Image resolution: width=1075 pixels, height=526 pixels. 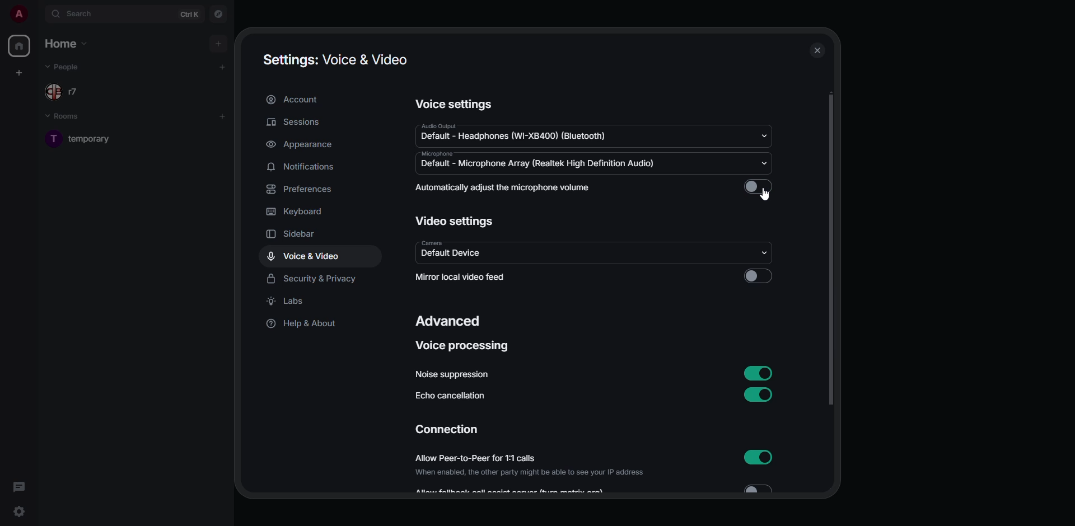 I want to click on When enabled, the other party might be able to see your IP address., so click(x=536, y=473).